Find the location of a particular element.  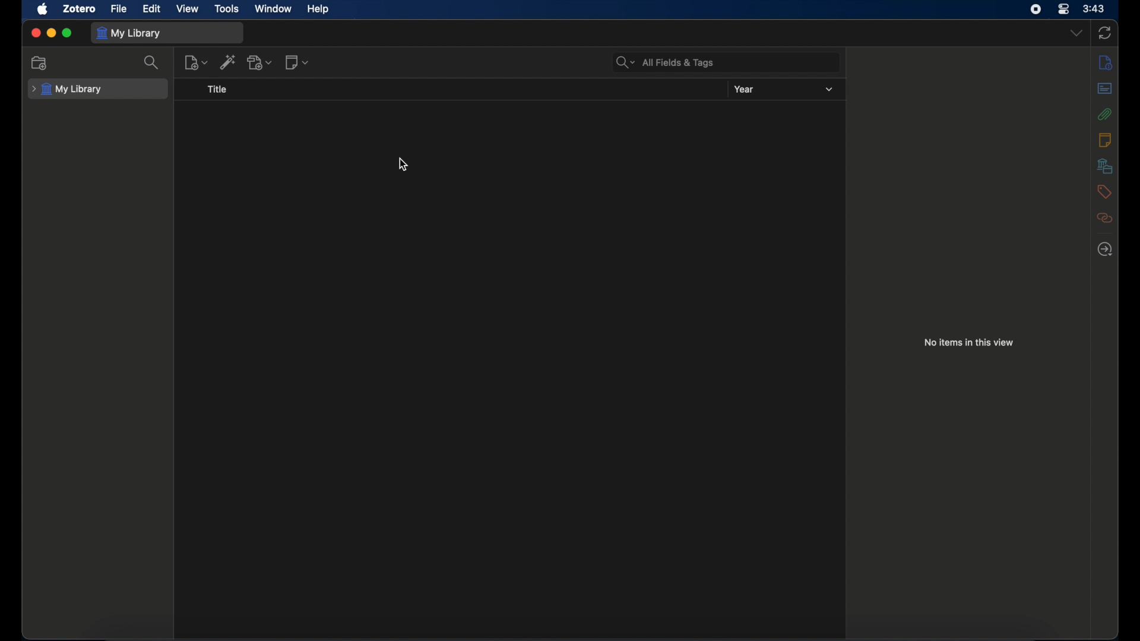

help is located at coordinates (318, 9).